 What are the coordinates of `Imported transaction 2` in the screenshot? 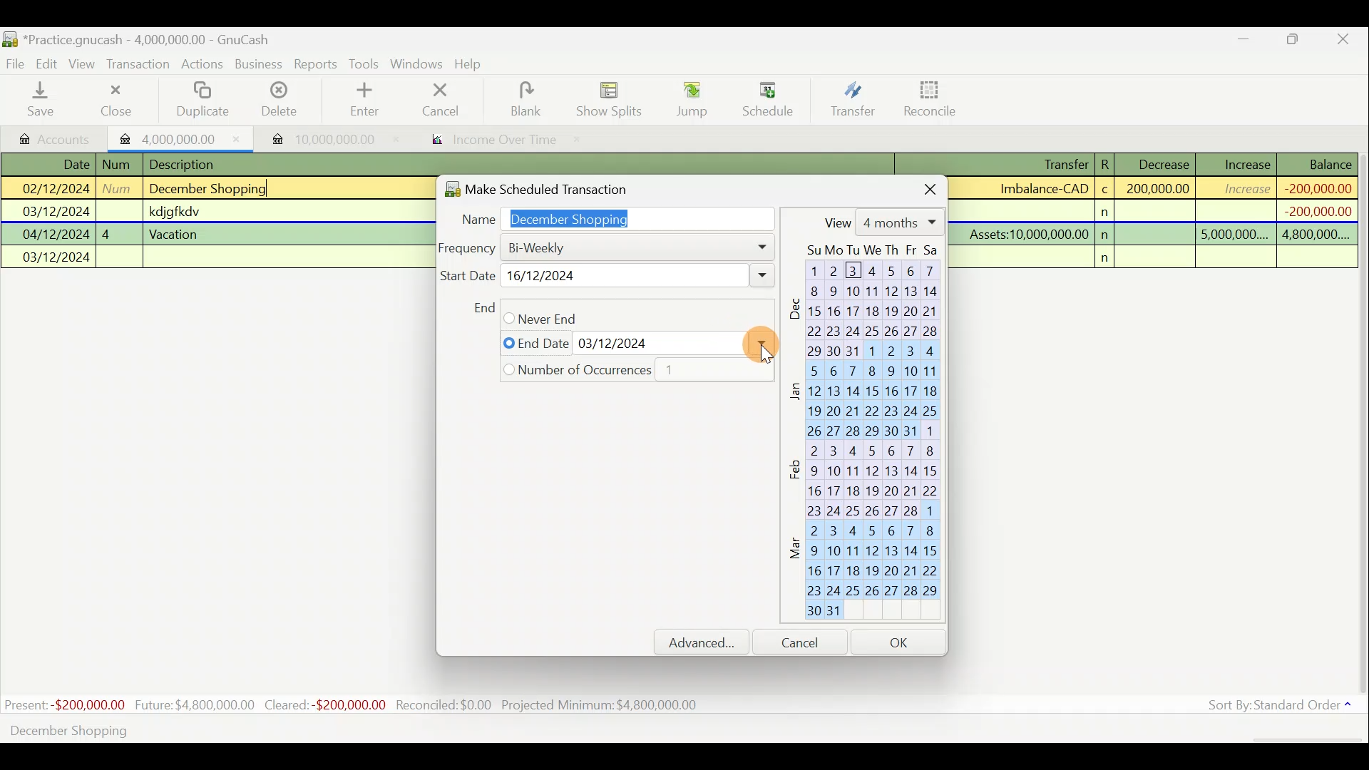 It's located at (319, 139).